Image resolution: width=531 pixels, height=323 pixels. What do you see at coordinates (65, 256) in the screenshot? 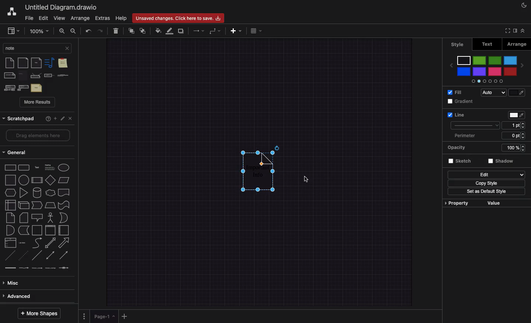
I see `directional connector` at bounding box center [65, 256].